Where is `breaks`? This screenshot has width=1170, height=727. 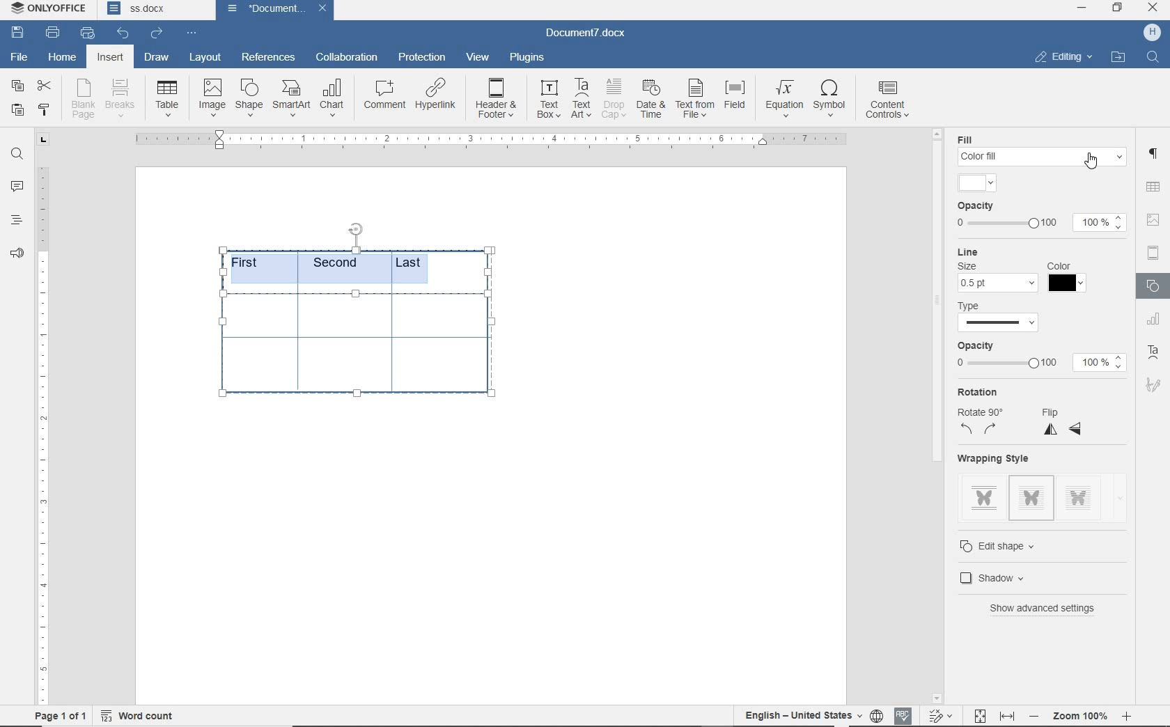
breaks is located at coordinates (123, 98).